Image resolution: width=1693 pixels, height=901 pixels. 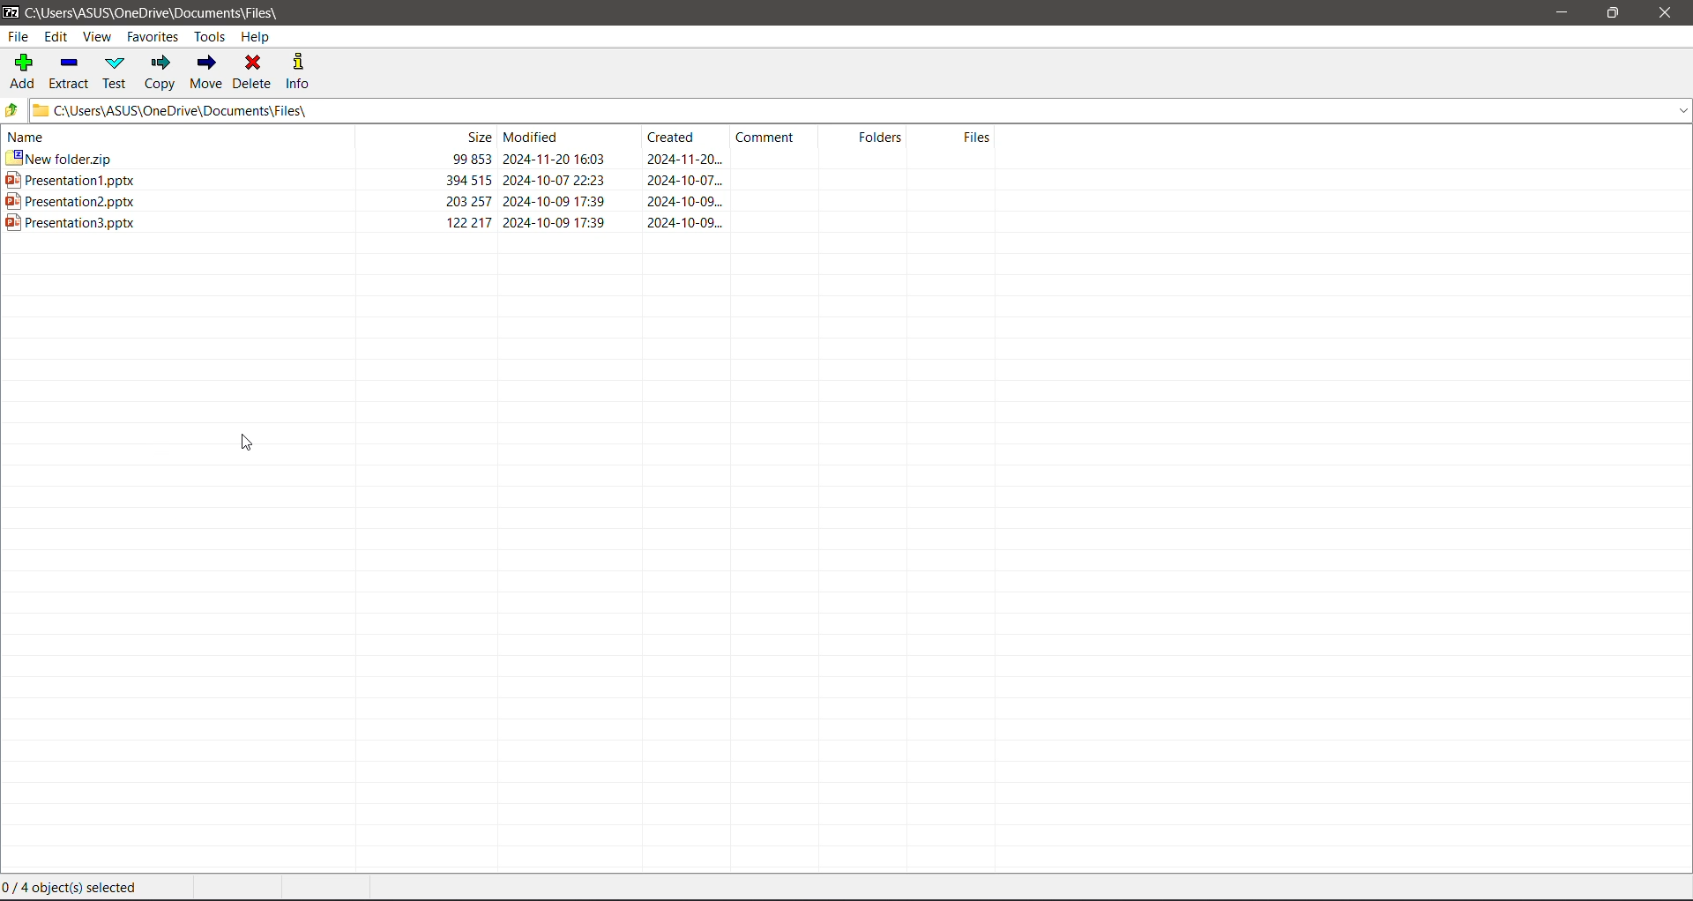 What do you see at coordinates (956, 135) in the screenshot?
I see `files` at bounding box center [956, 135].